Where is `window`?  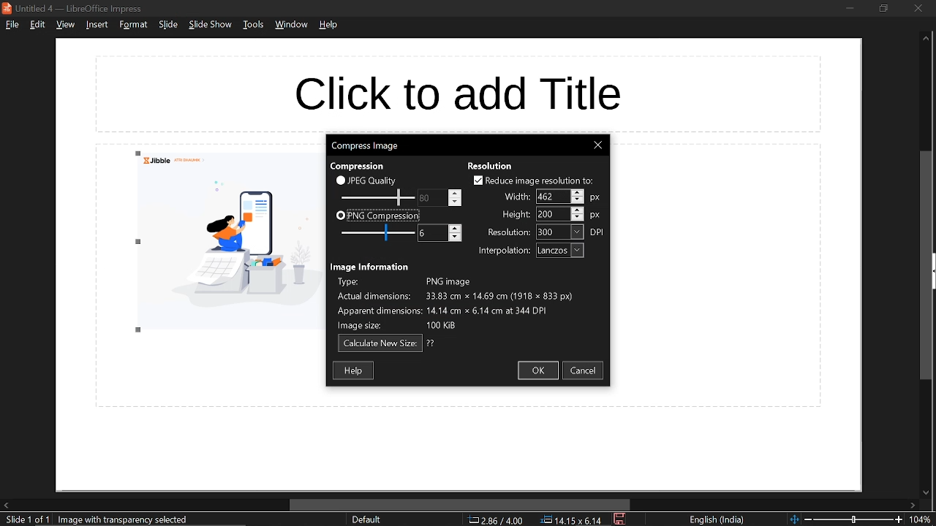
window is located at coordinates (293, 25).